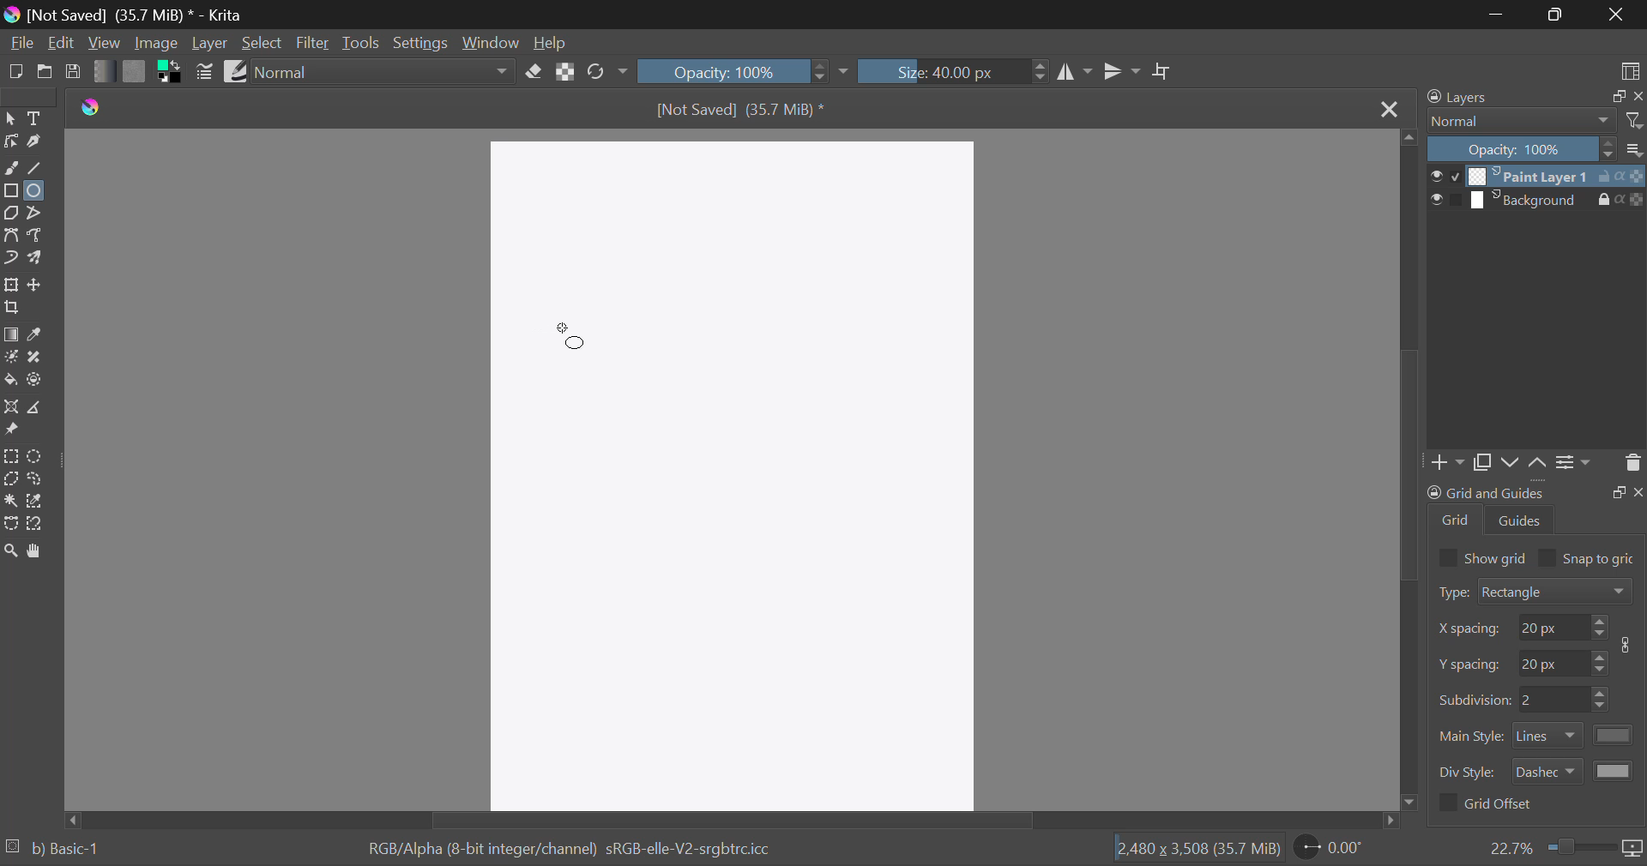 The height and width of the screenshot is (866, 1647). I want to click on Choose Workspace, so click(1628, 71).